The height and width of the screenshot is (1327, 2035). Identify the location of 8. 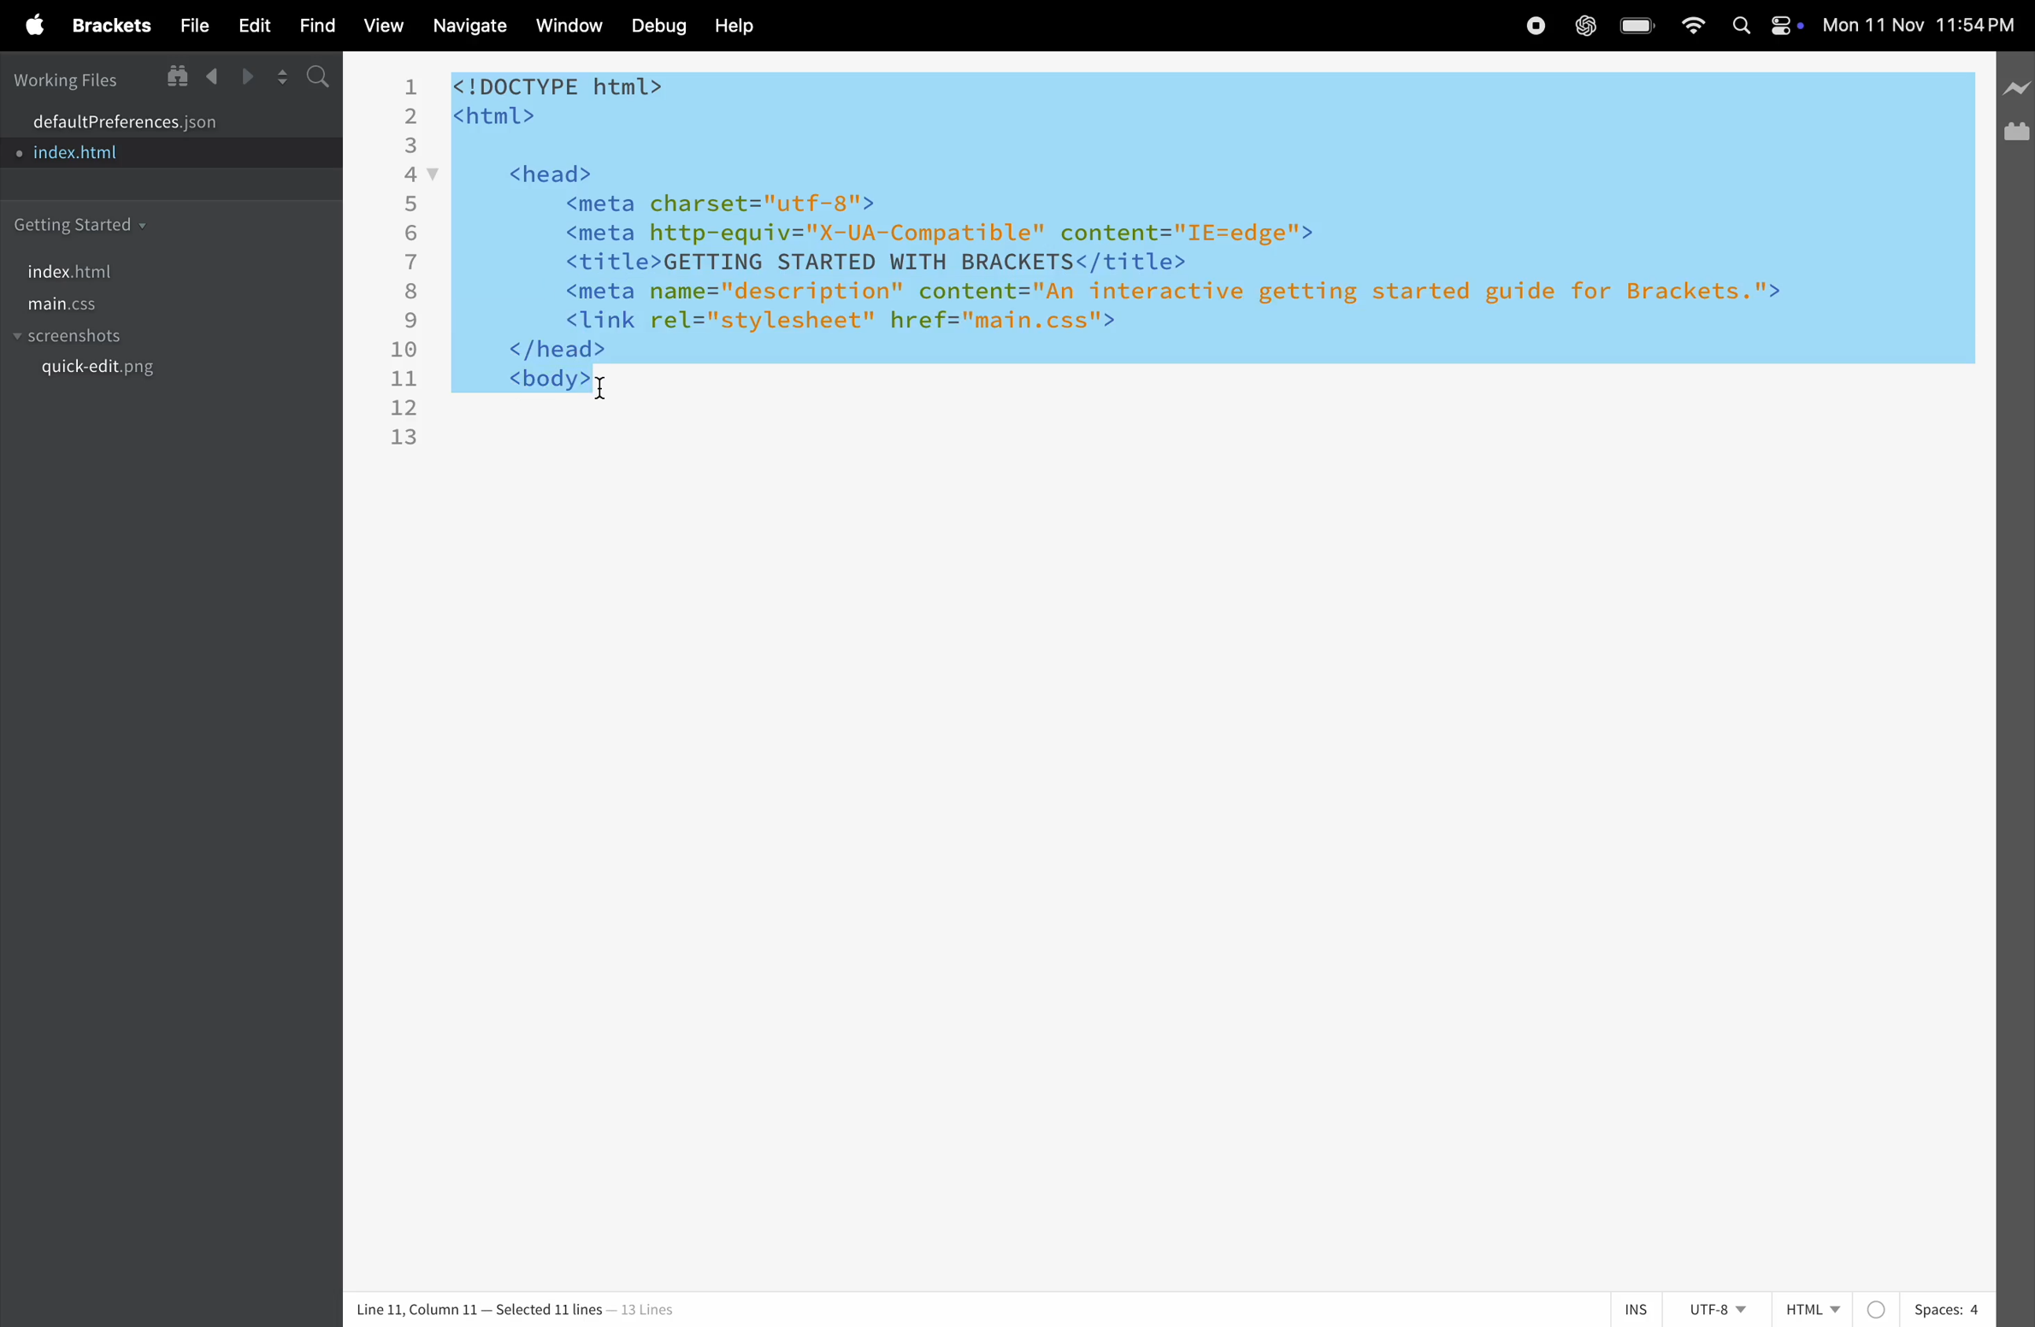
(412, 292).